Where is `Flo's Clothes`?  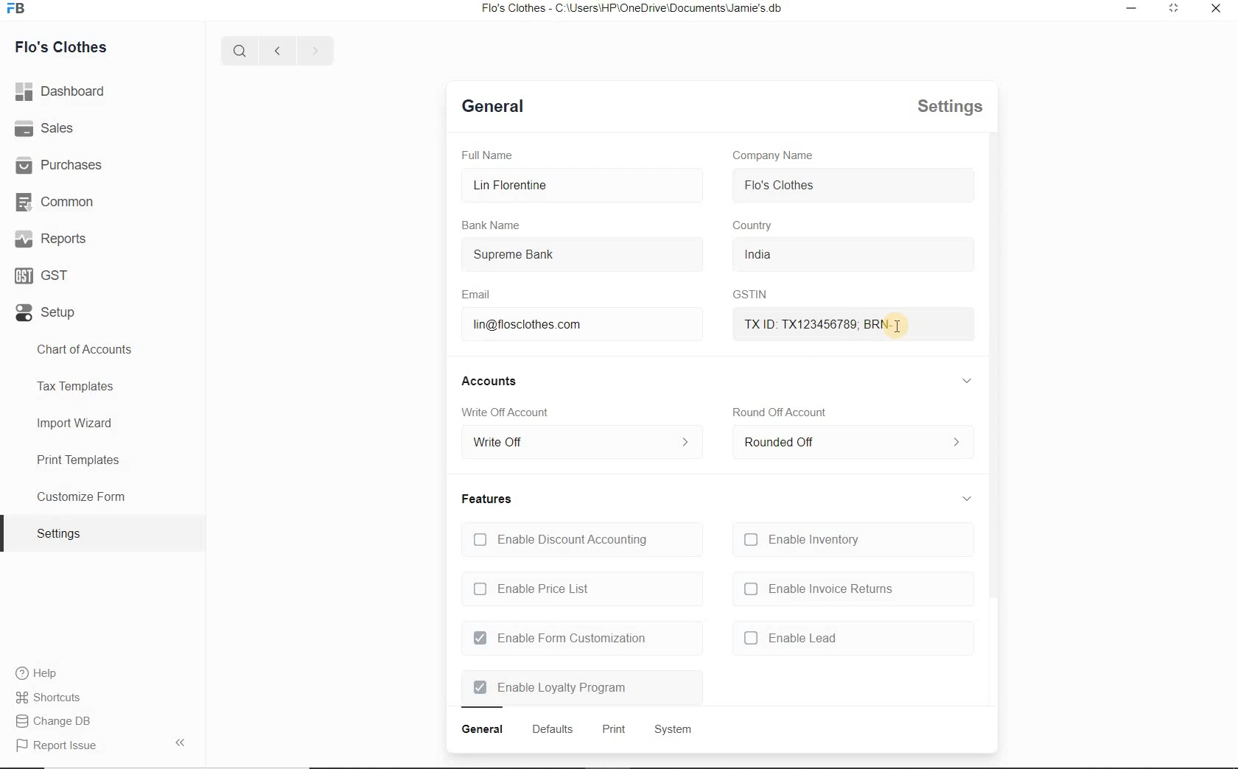
Flo's Clothes is located at coordinates (63, 46).